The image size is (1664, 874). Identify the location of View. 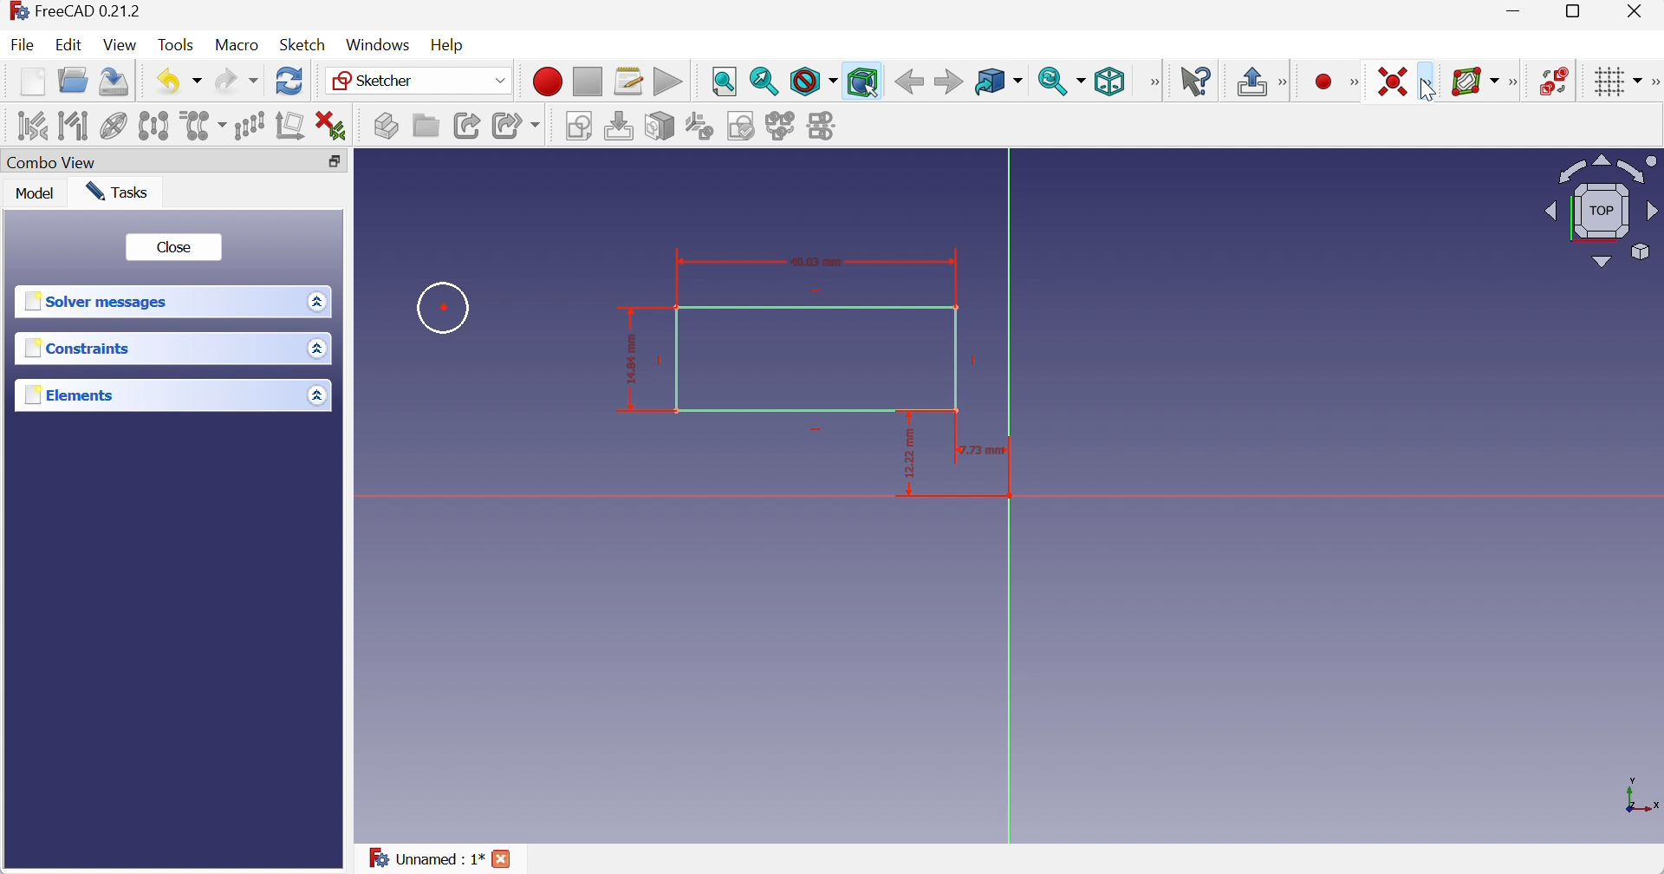
(120, 45).